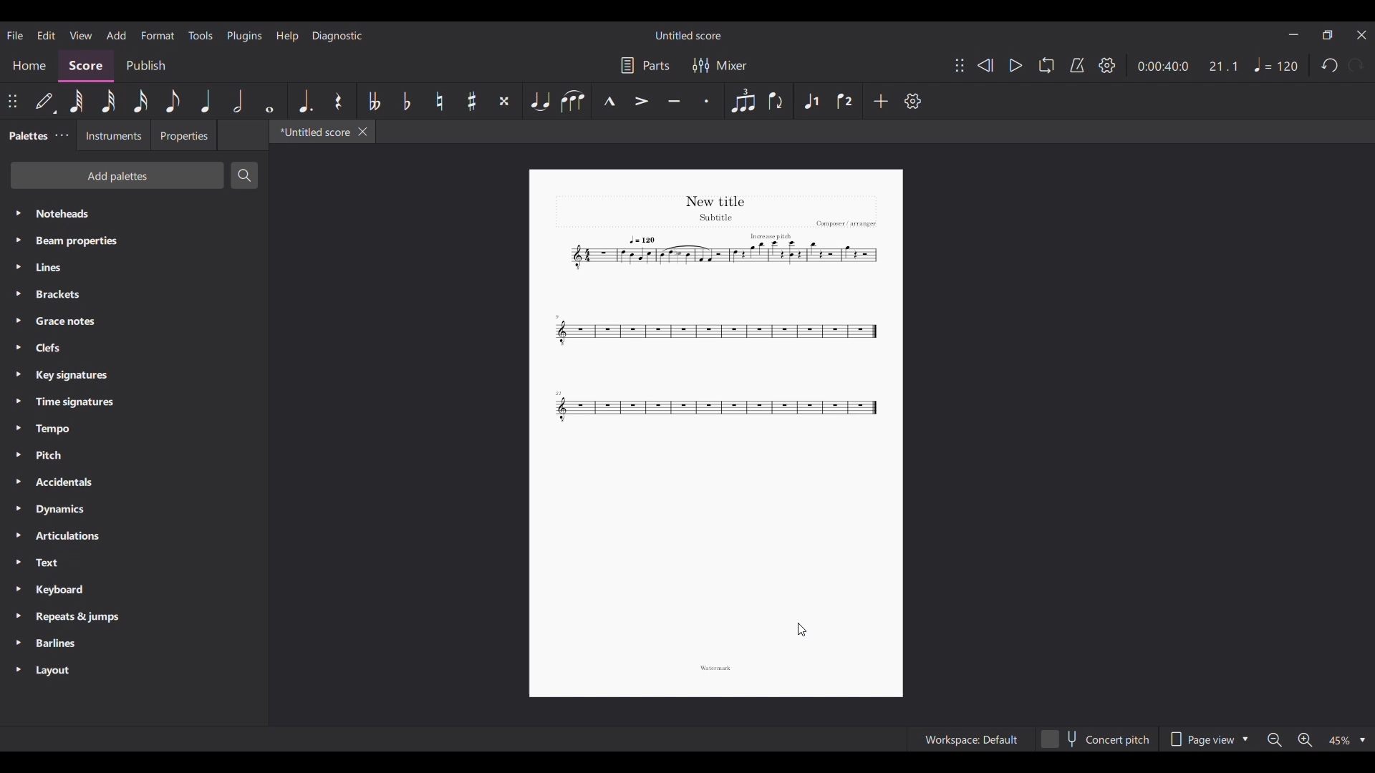 This screenshot has height=773, width=1375. Describe the element at coordinates (1164, 66) in the screenshot. I see `Current duration` at that location.